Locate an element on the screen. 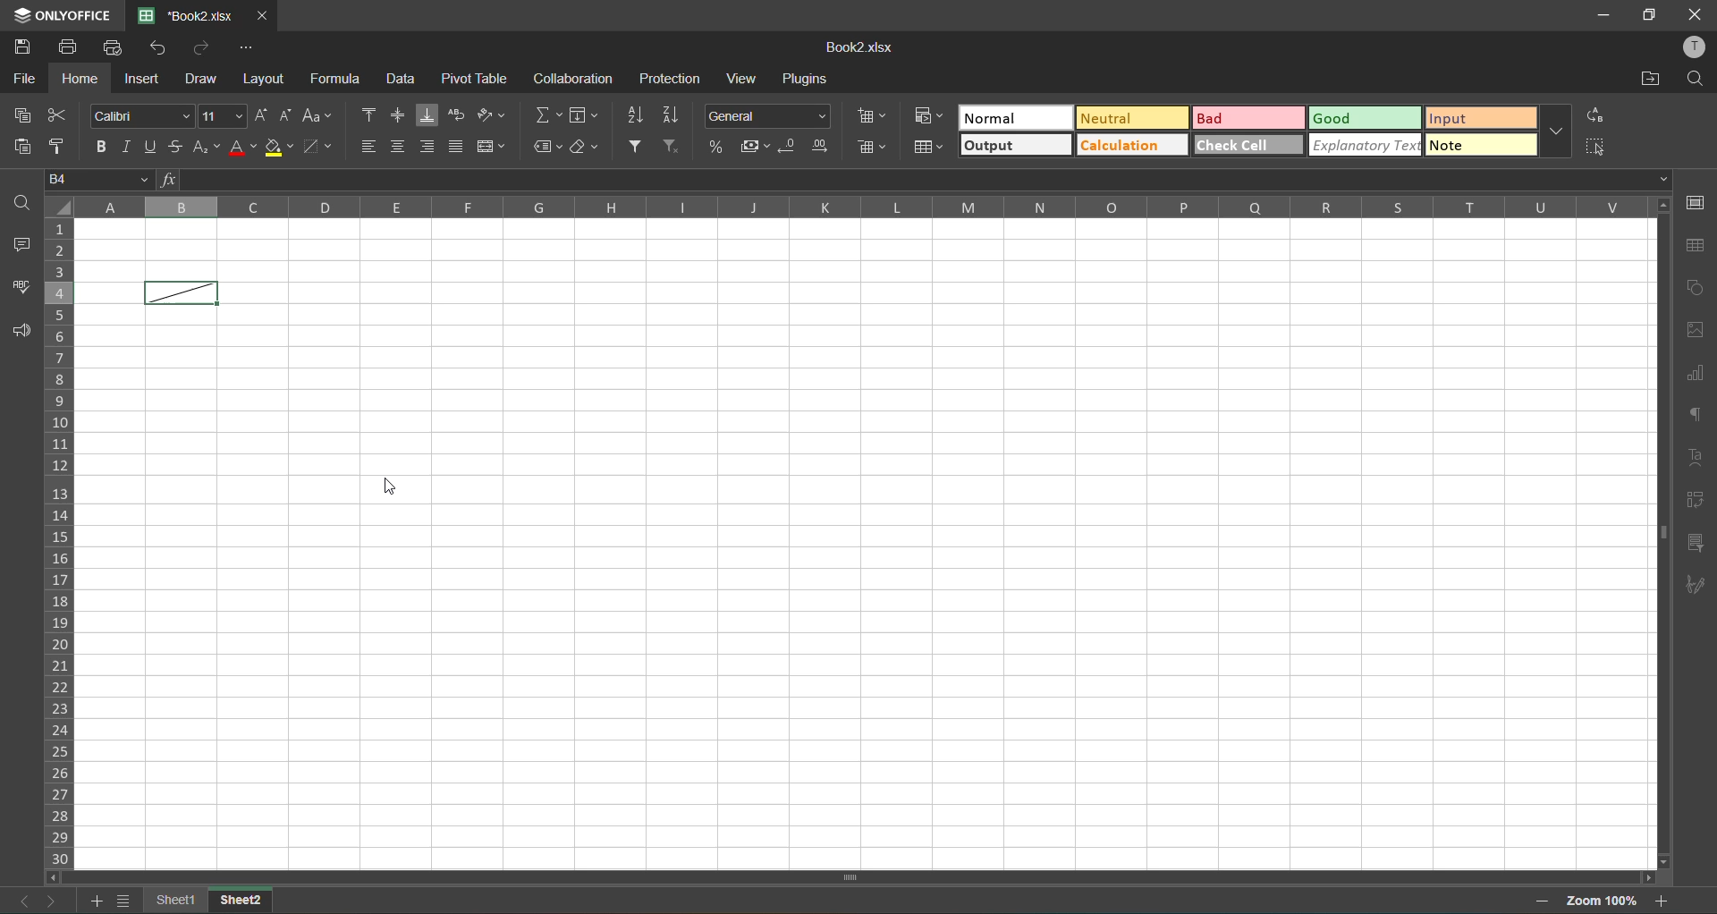 Image resolution: width=1717 pixels, height=914 pixels. wrap text is located at coordinates (455, 115).